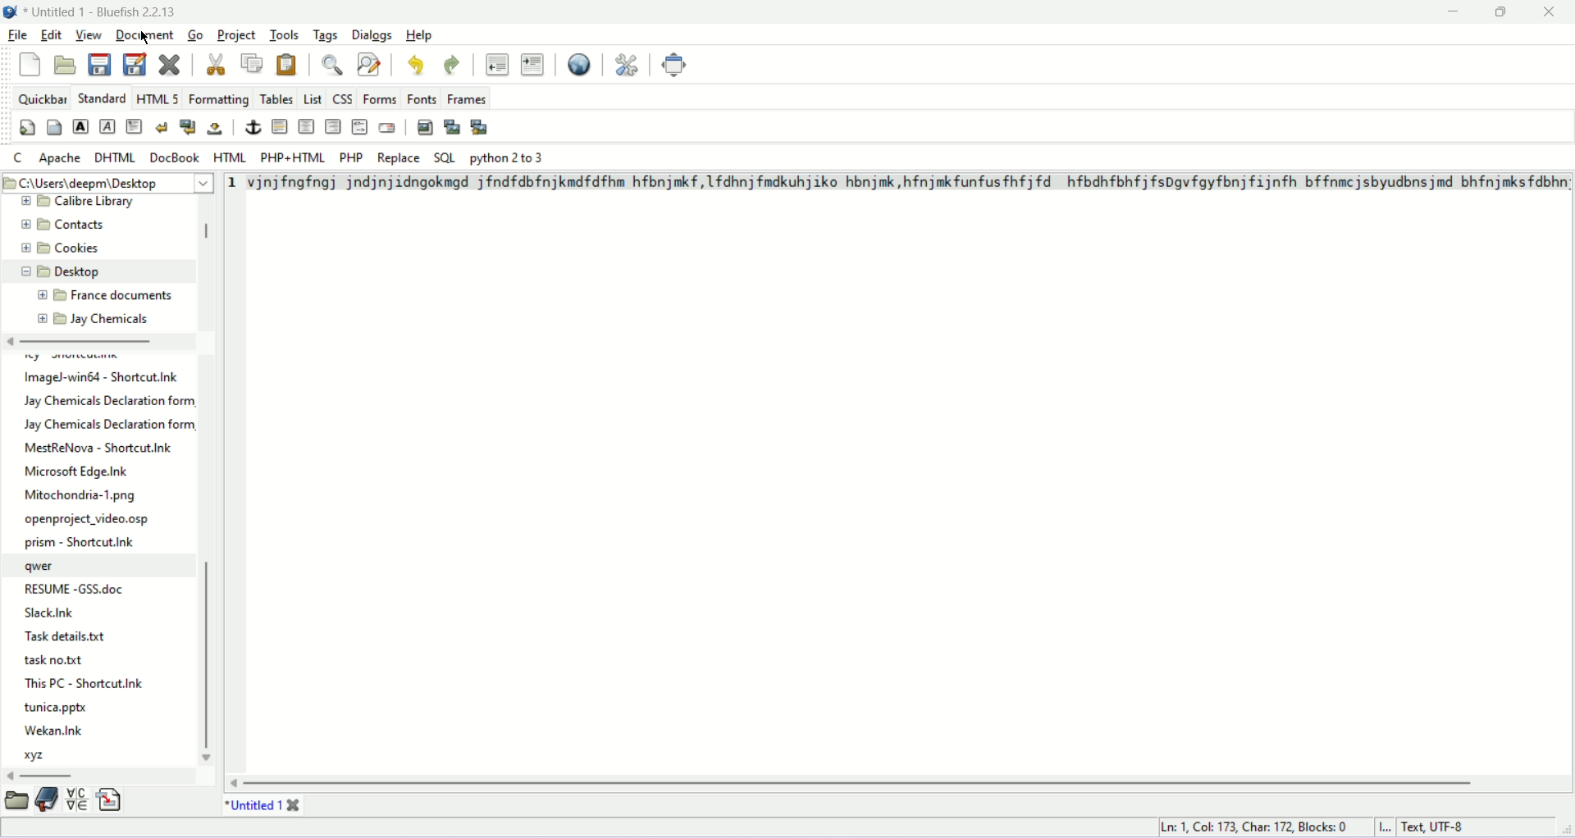  Describe the element at coordinates (451, 126) in the screenshot. I see `insert thumbnail` at that location.